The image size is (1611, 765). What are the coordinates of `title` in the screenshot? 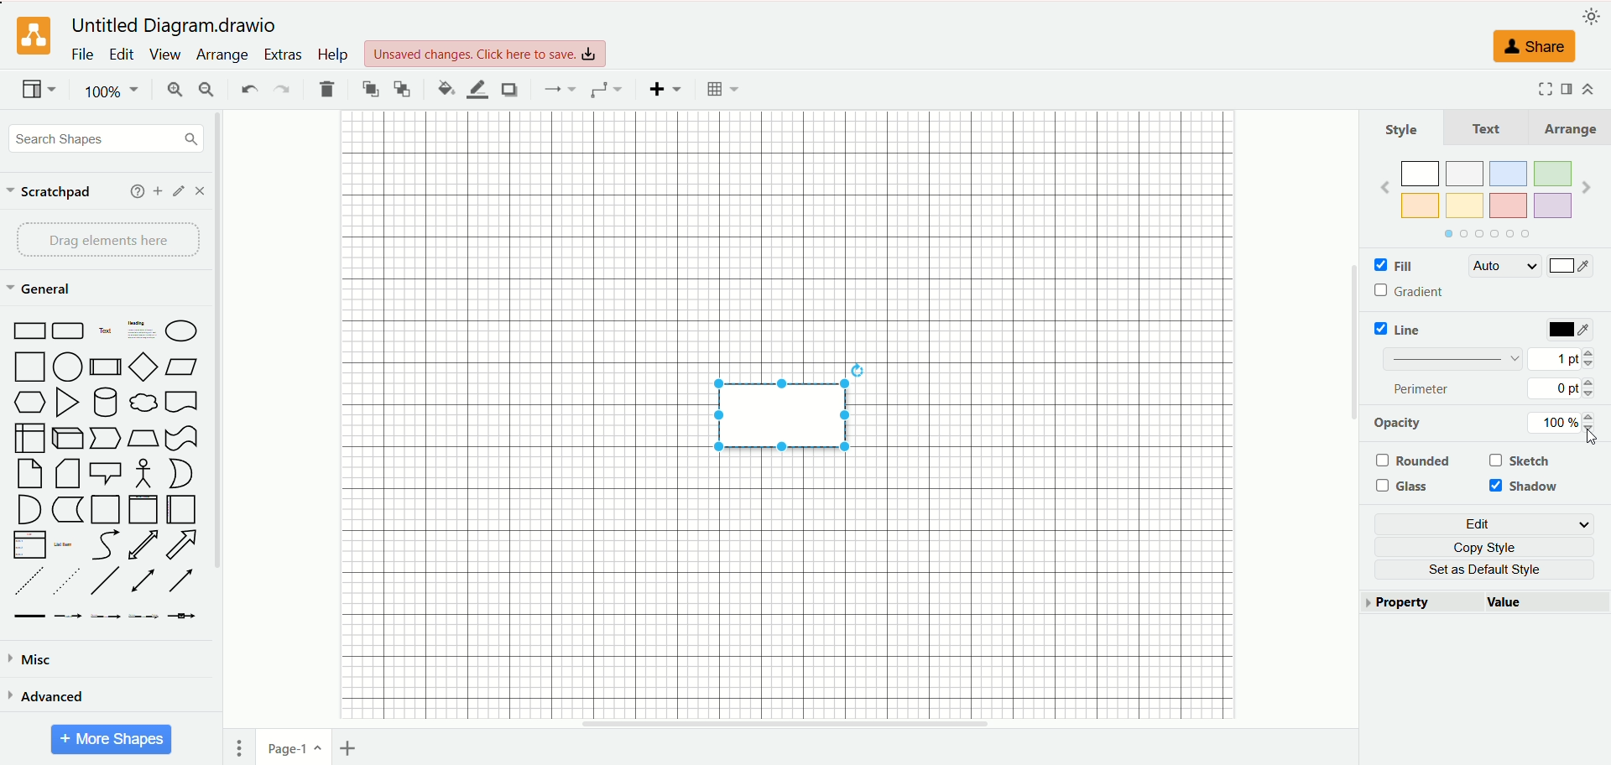 It's located at (178, 26).